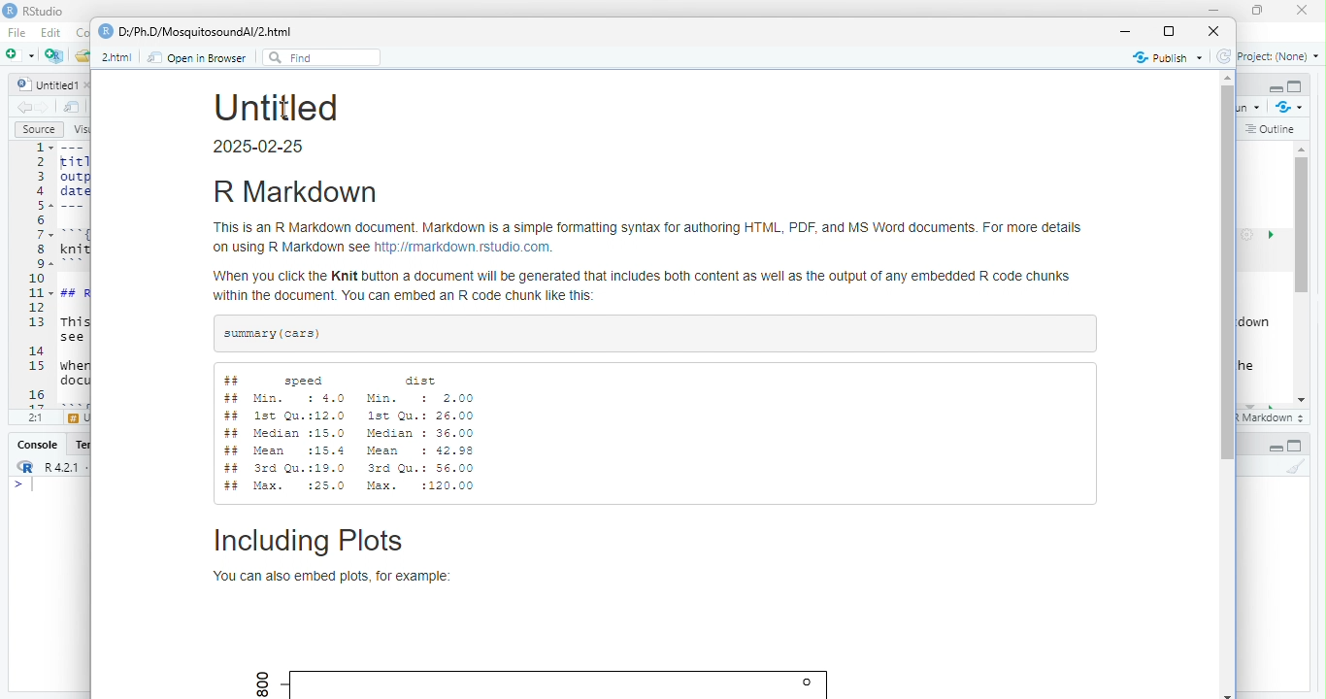 This screenshot has width=1326, height=699. I want to click on maximise, so click(1168, 31).